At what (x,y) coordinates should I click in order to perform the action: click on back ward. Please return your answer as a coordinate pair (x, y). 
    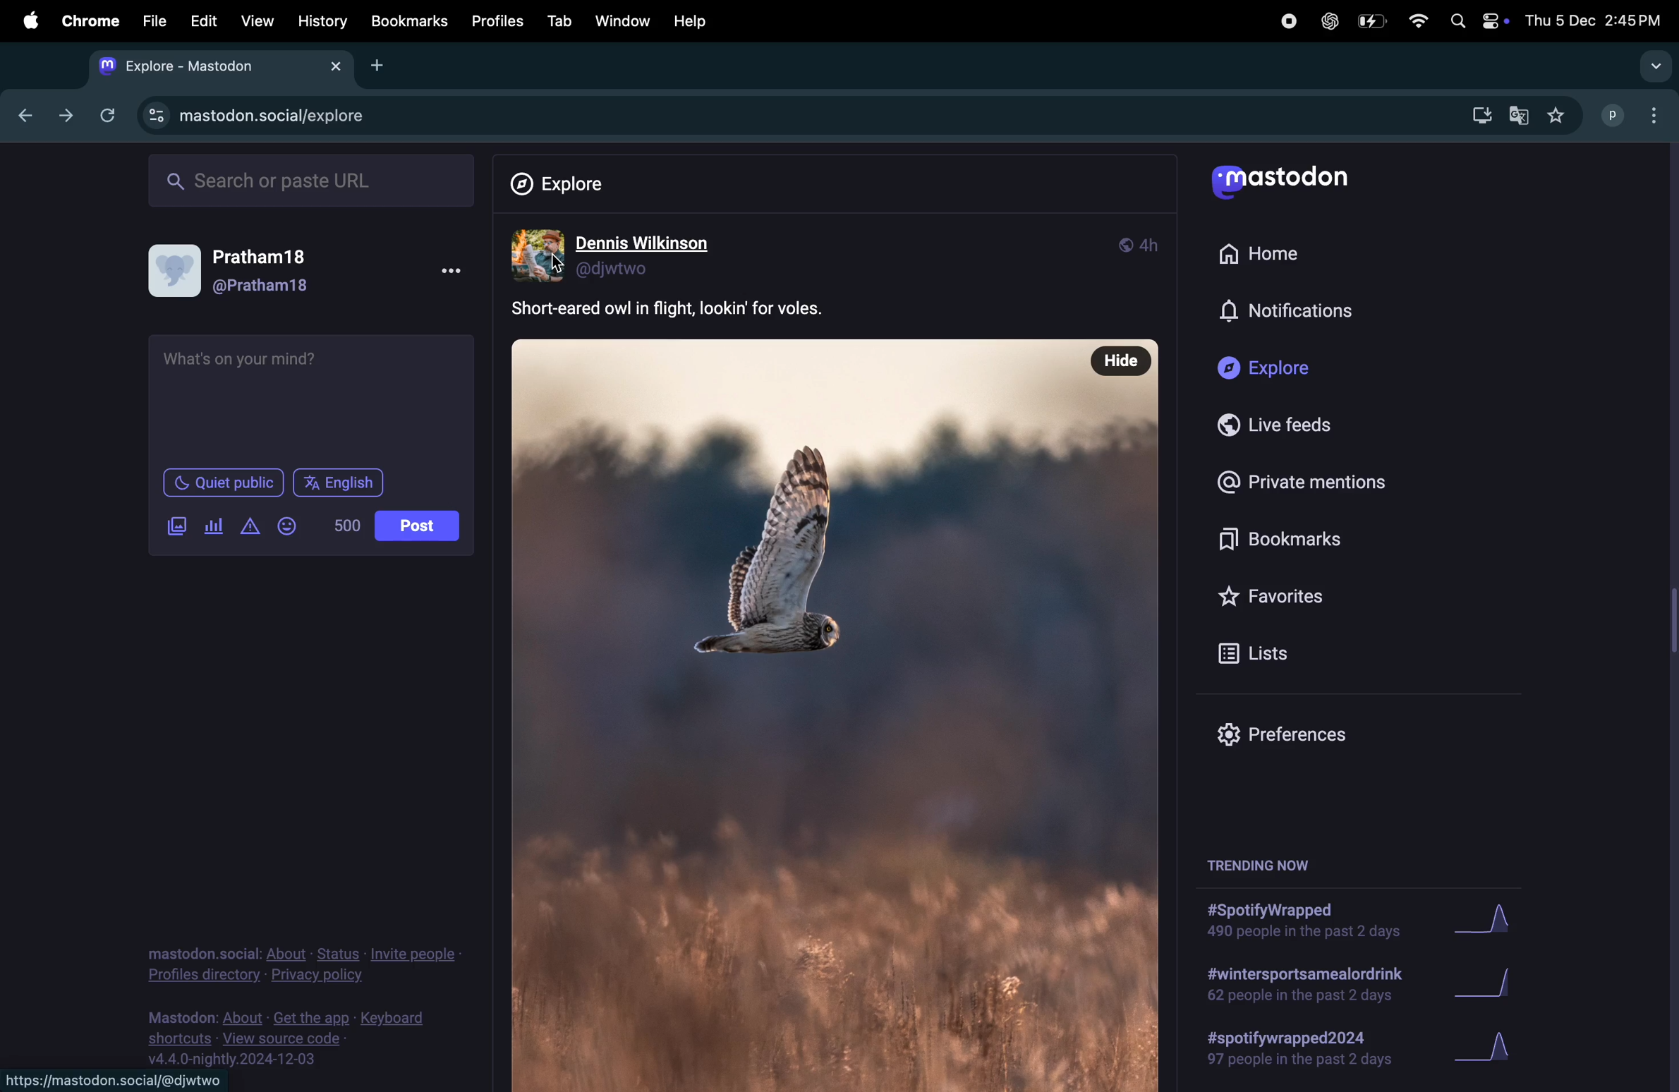
    Looking at the image, I should click on (23, 118).